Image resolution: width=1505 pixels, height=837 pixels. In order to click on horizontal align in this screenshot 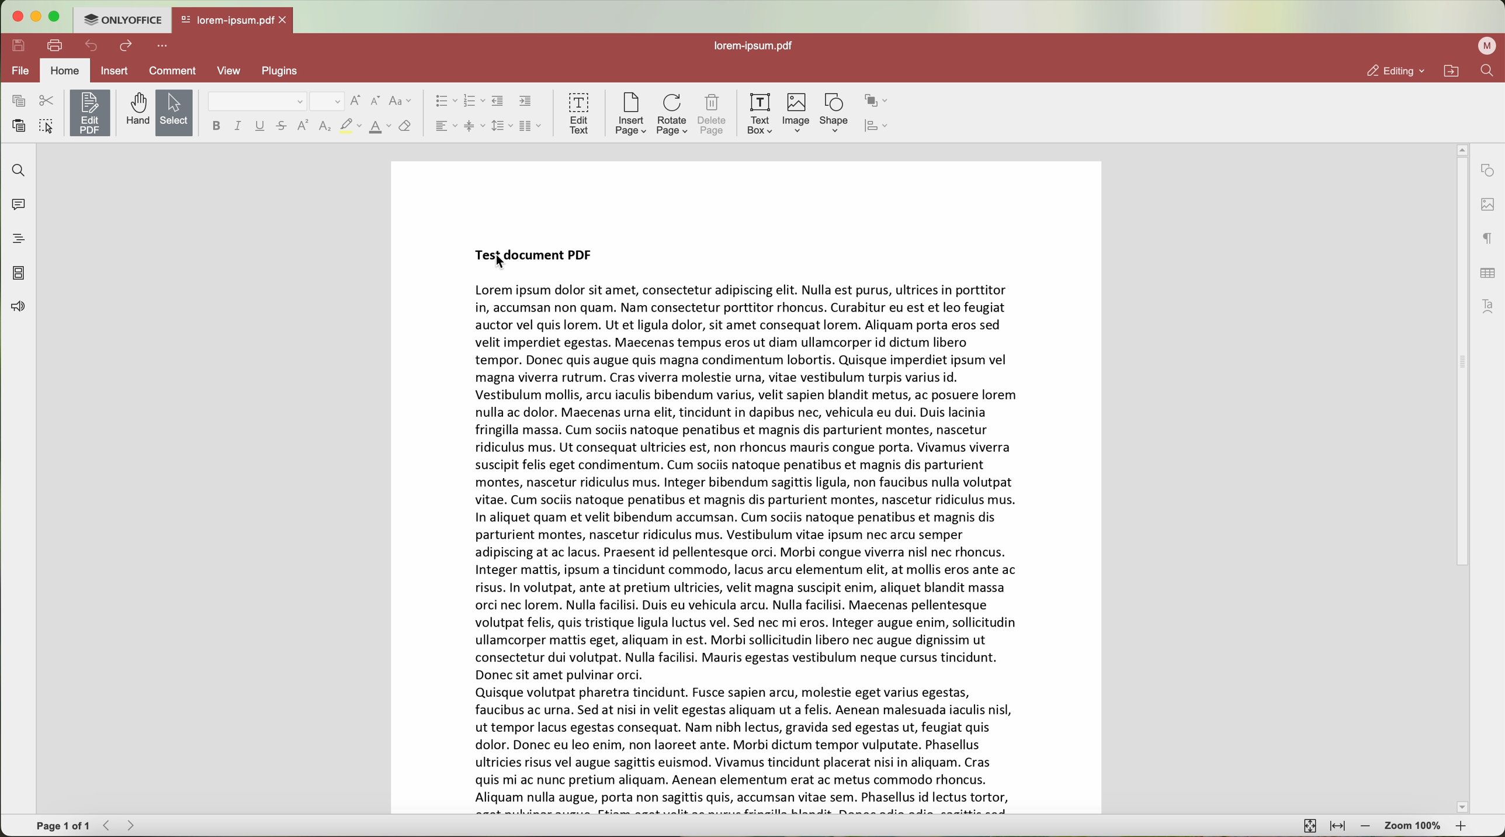, I will do `click(445, 126)`.